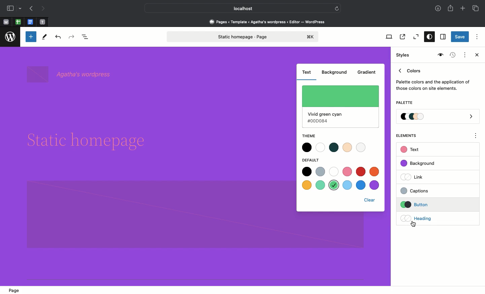 Image resolution: width=485 pixels, height=294 pixels. Describe the element at coordinates (31, 37) in the screenshot. I see `Toggle blocker` at that location.